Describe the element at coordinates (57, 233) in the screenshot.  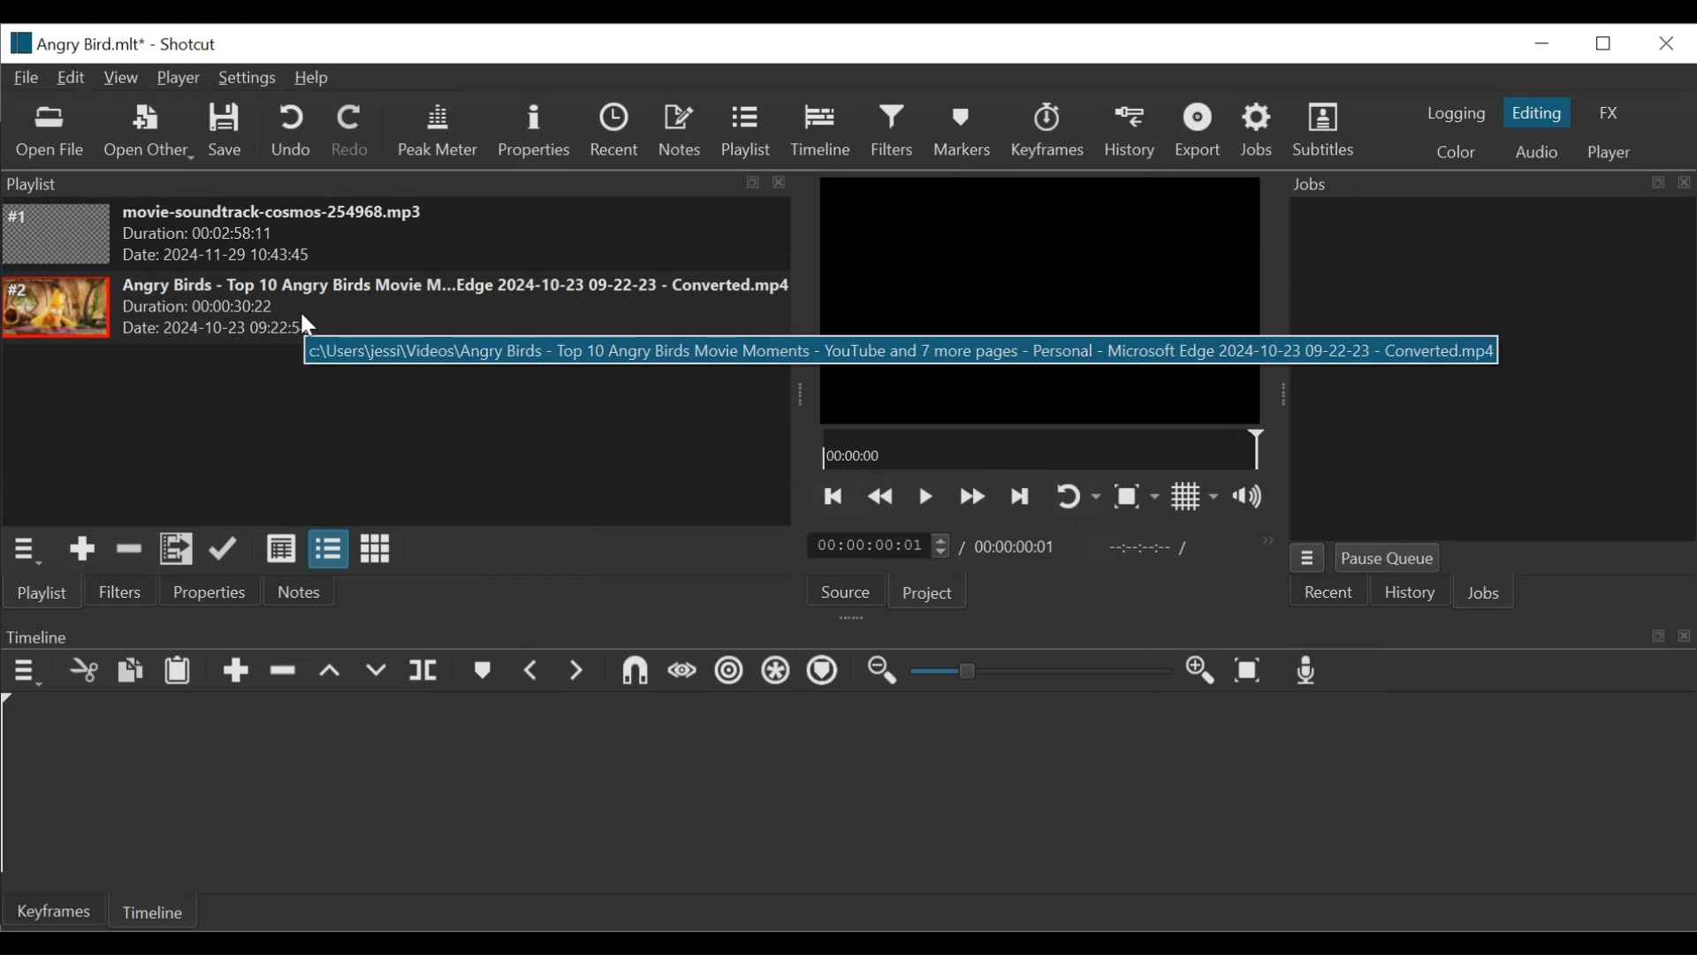
I see `Image` at that location.